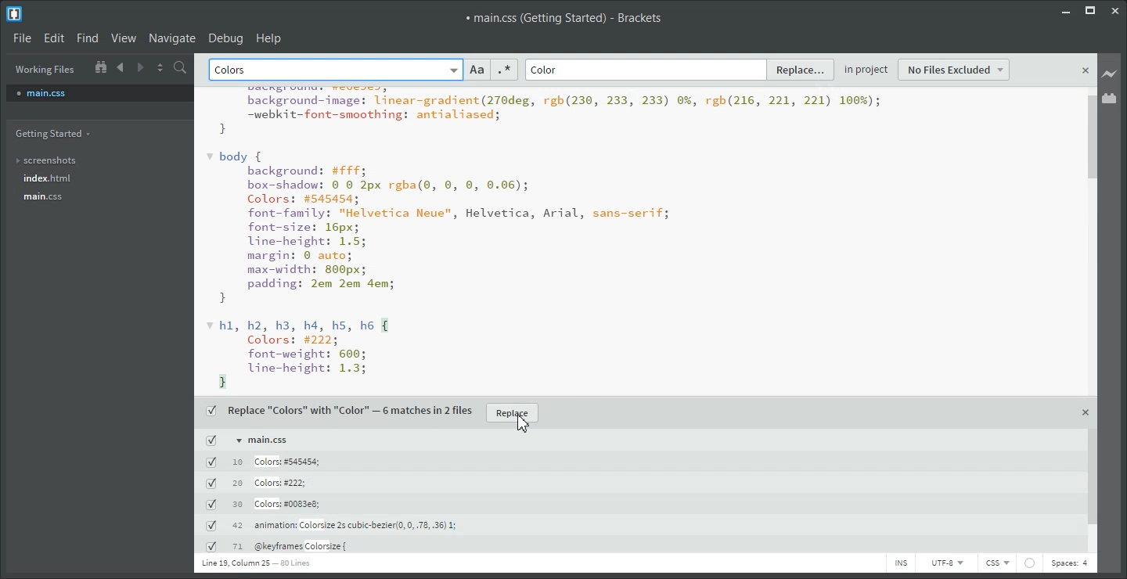 Image resolution: width=1127 pixels, height=579 pixels. What do you see at coordinates (866, 70) in the screenshot?
I see `in project` at bounding box center [866, 70].